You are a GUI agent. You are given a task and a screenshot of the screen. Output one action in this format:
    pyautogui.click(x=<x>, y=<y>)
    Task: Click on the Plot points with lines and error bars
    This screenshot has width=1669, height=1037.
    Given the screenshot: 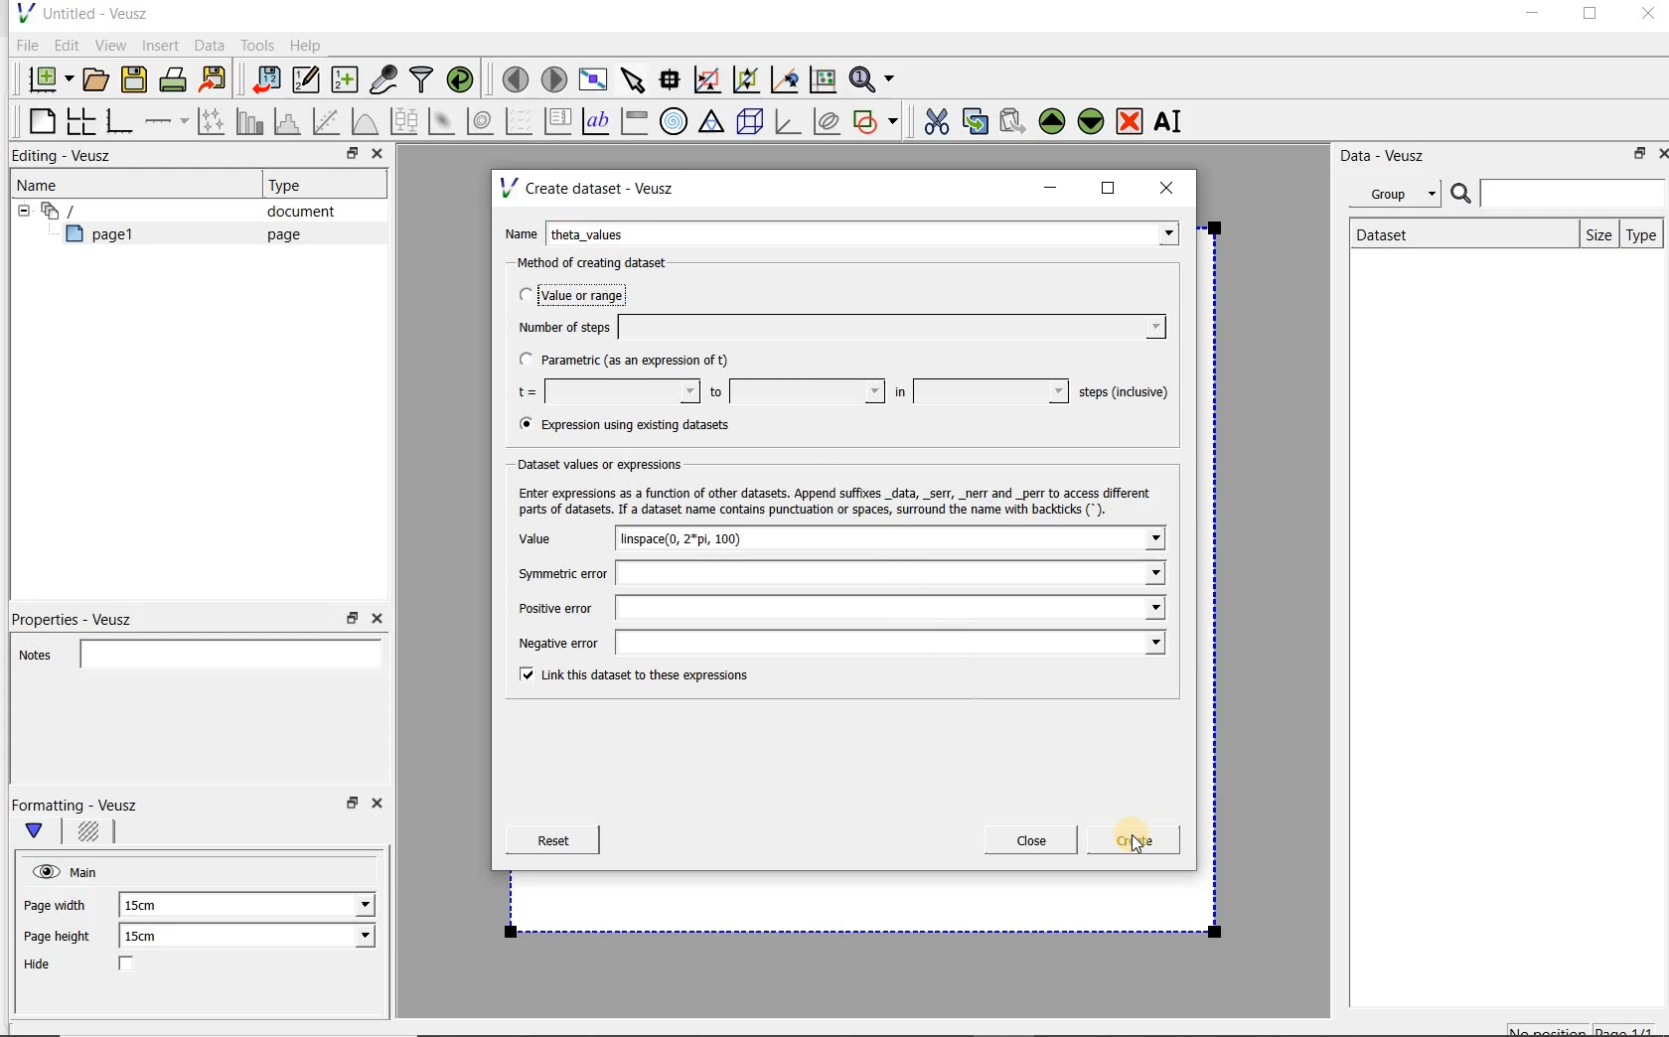 What is the action you would take?
    pyautogui.click(x=213, y=120)
    